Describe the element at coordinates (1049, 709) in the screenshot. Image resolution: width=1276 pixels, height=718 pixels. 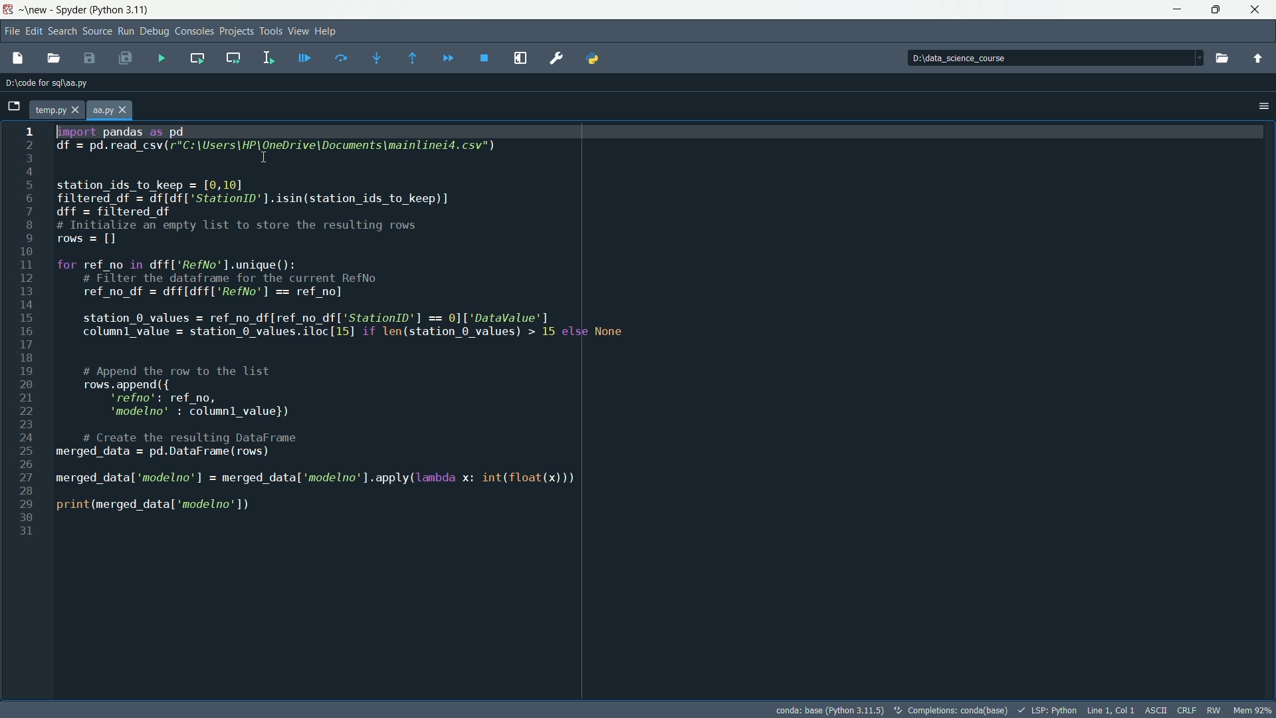
I see `lsp python` at that location.